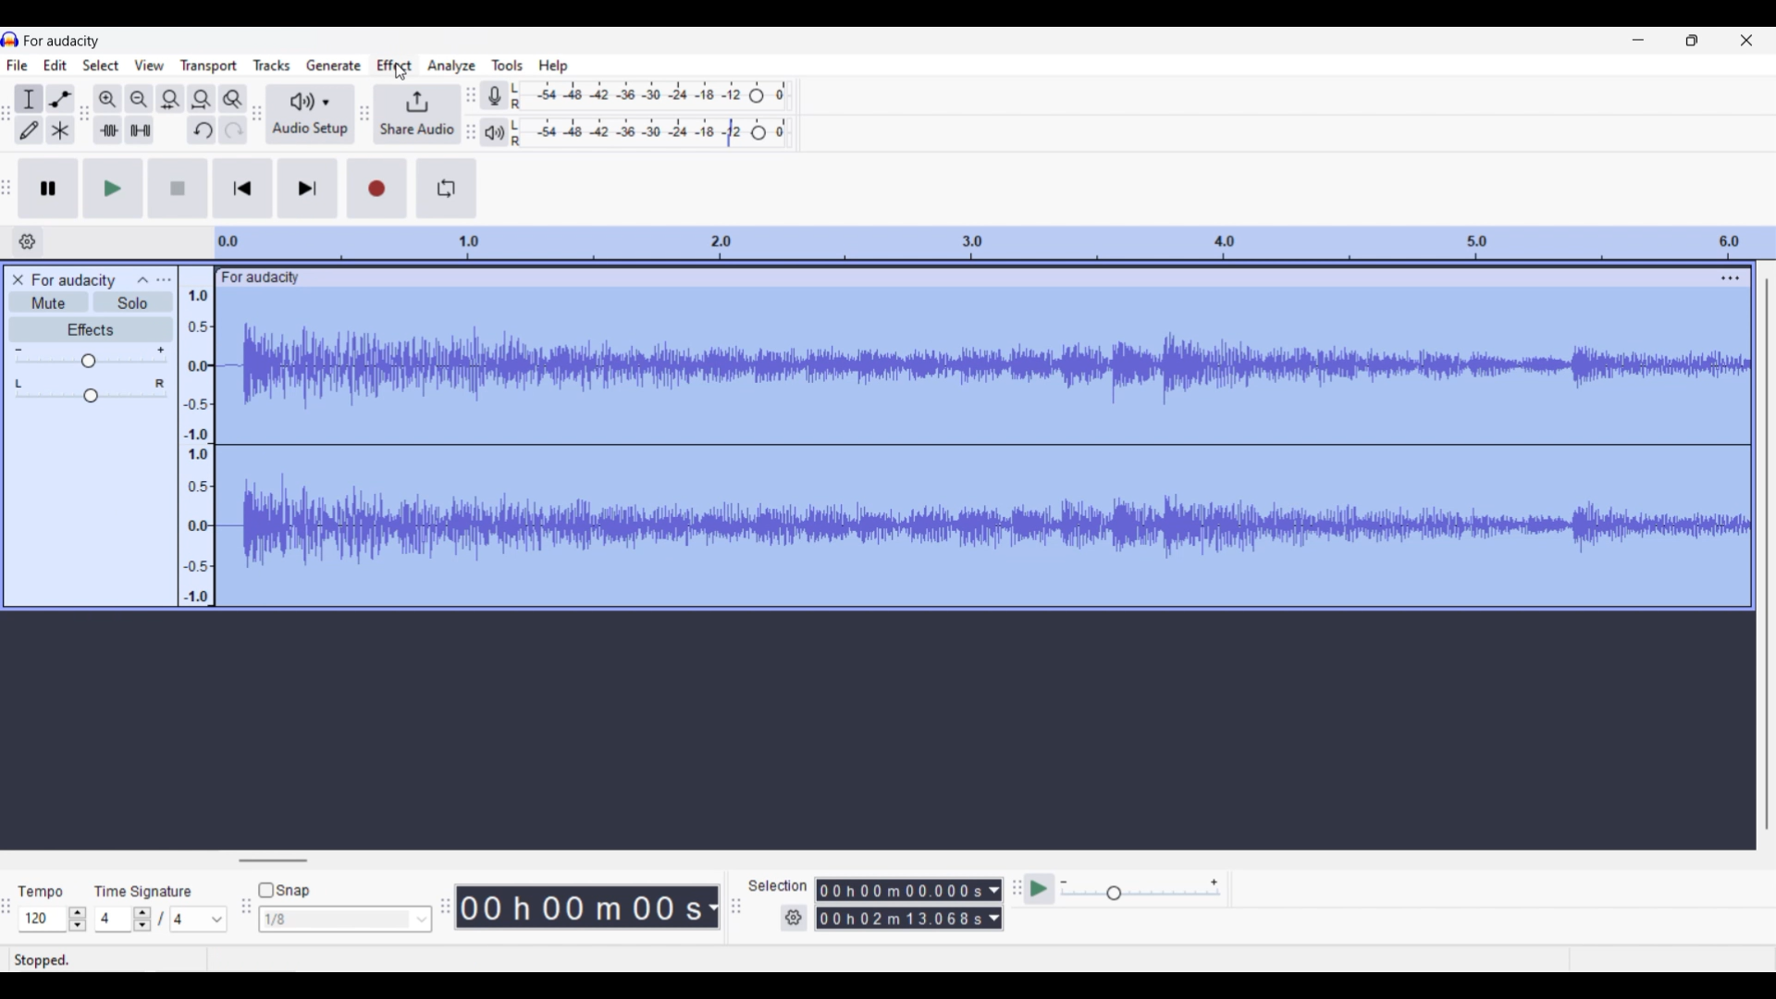 The height and width of the screenshot is (999, 1776). Describe the element at coordinates (274, 860) in the screenshot. I see `Horizontal slide bar` at that location.